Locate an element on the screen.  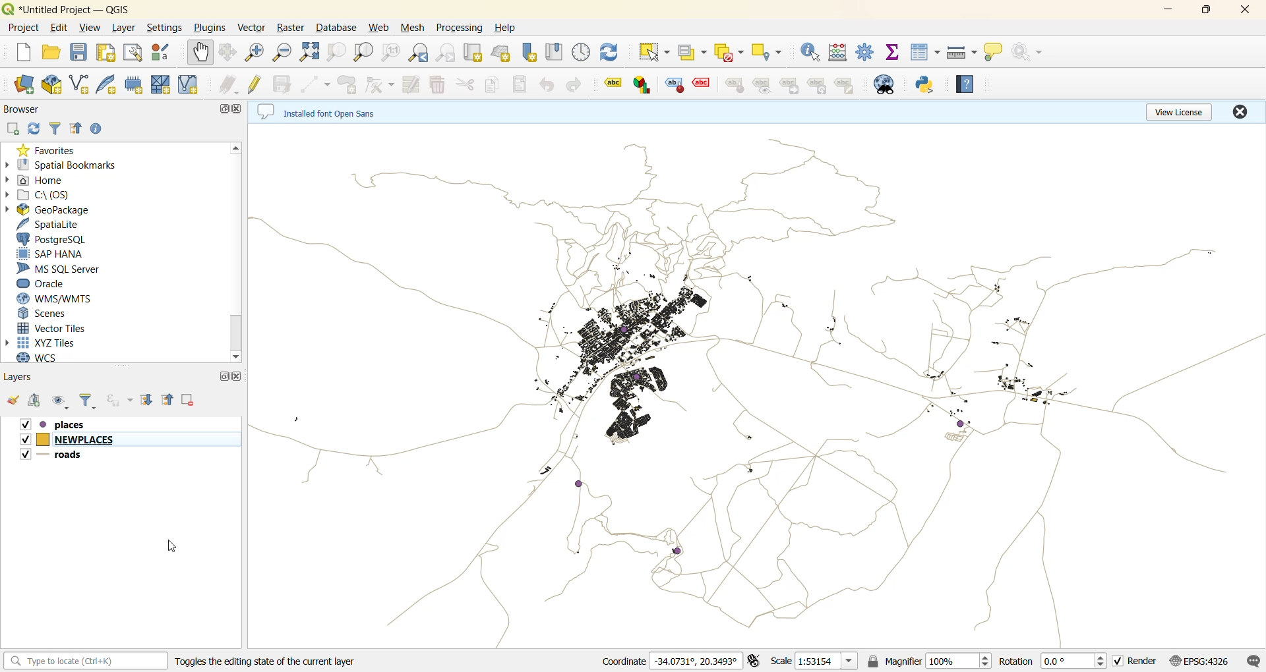
pan to selection is located at coordinates (231, 53).